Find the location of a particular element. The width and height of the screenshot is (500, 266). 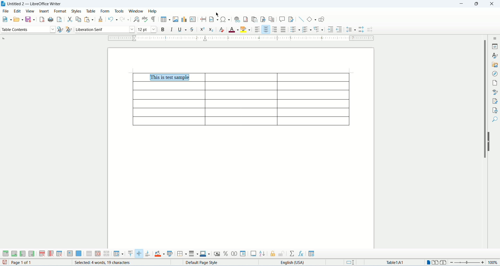

insert special characters is located at coordinates (225, 19).